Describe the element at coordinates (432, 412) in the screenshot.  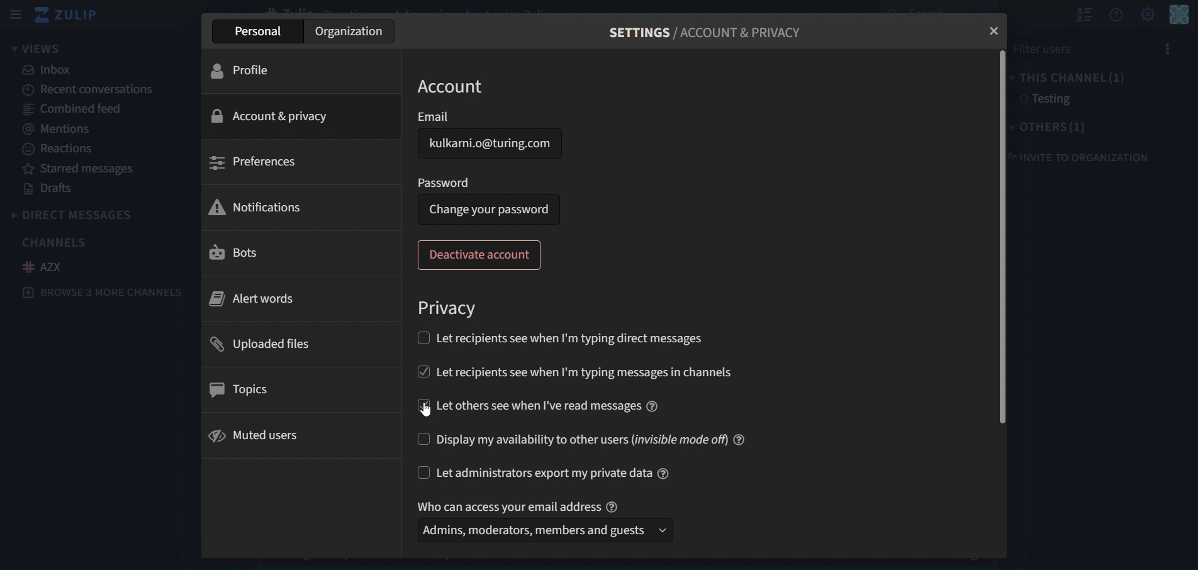
I see `cursor` at that location.